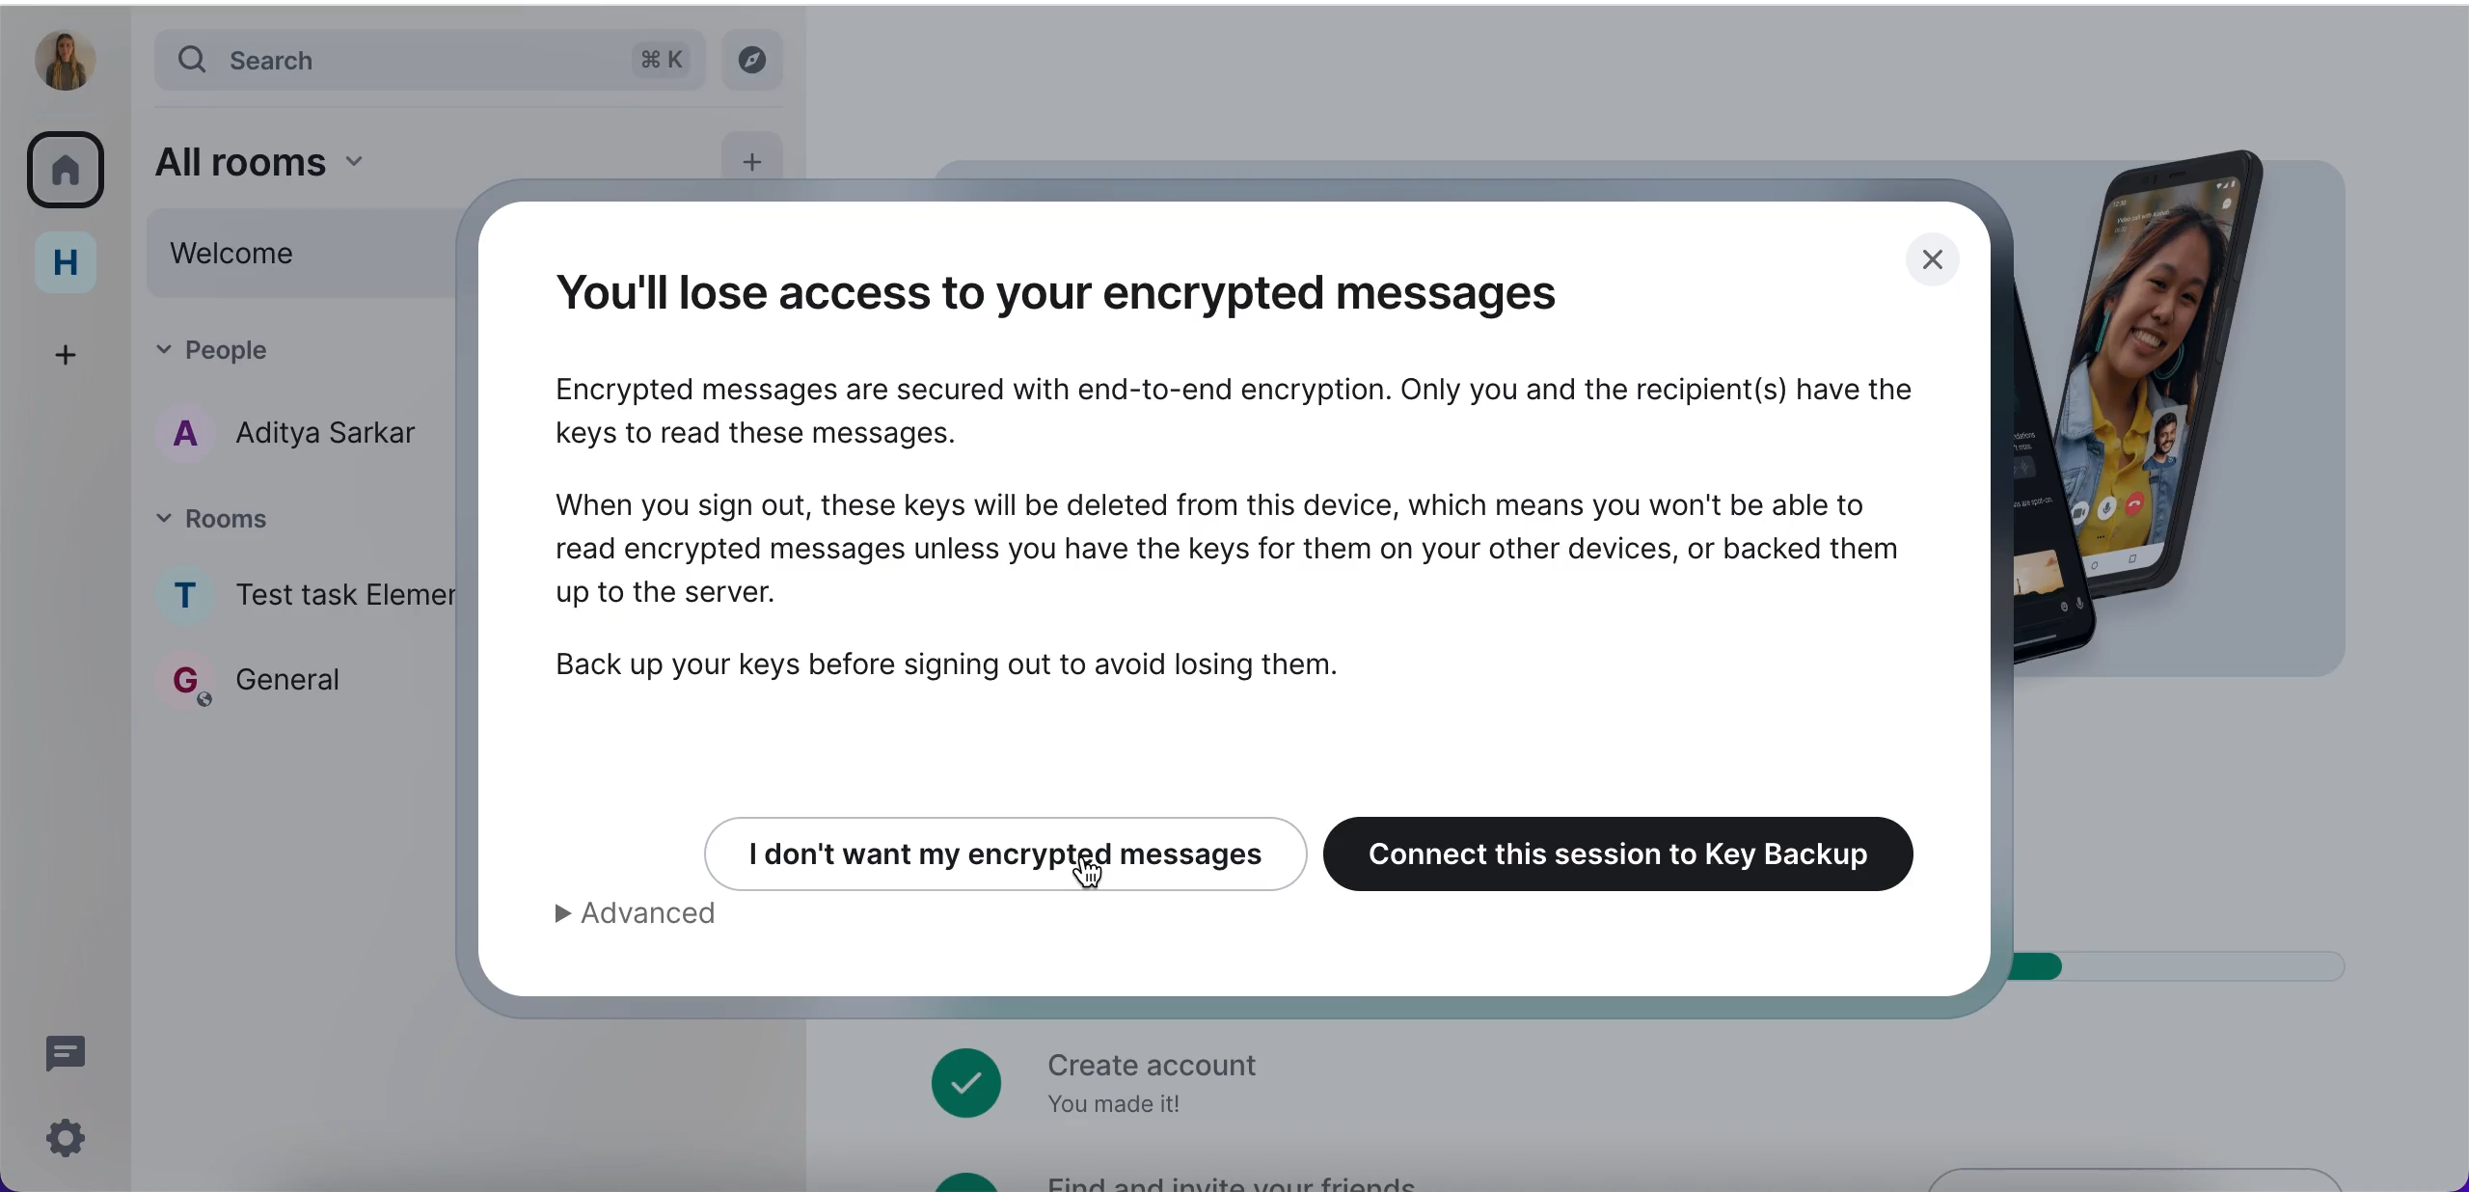 This screenshot has height=1192, width=2469. I want to click on find and invite your friends, so click(1180, 1178).